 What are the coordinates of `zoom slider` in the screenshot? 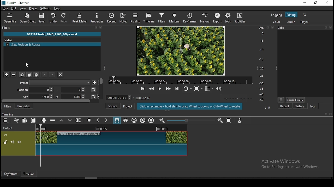 It's located at (191, 120).